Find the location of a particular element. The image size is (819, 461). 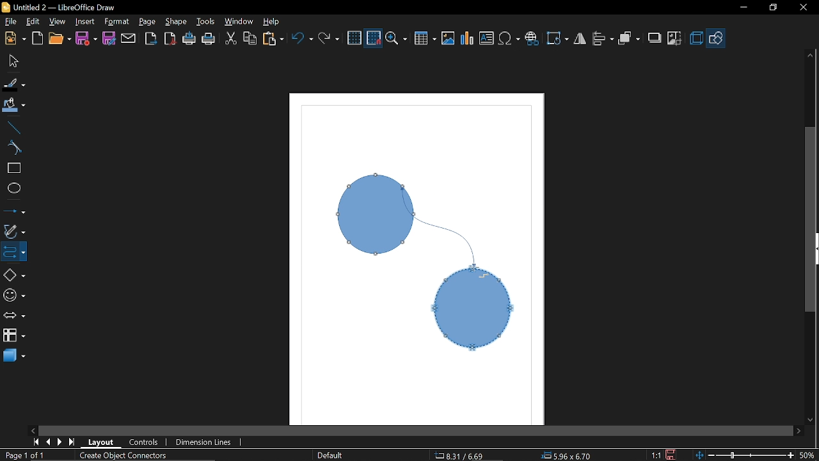

Filp is located at coordinates (580, 40).